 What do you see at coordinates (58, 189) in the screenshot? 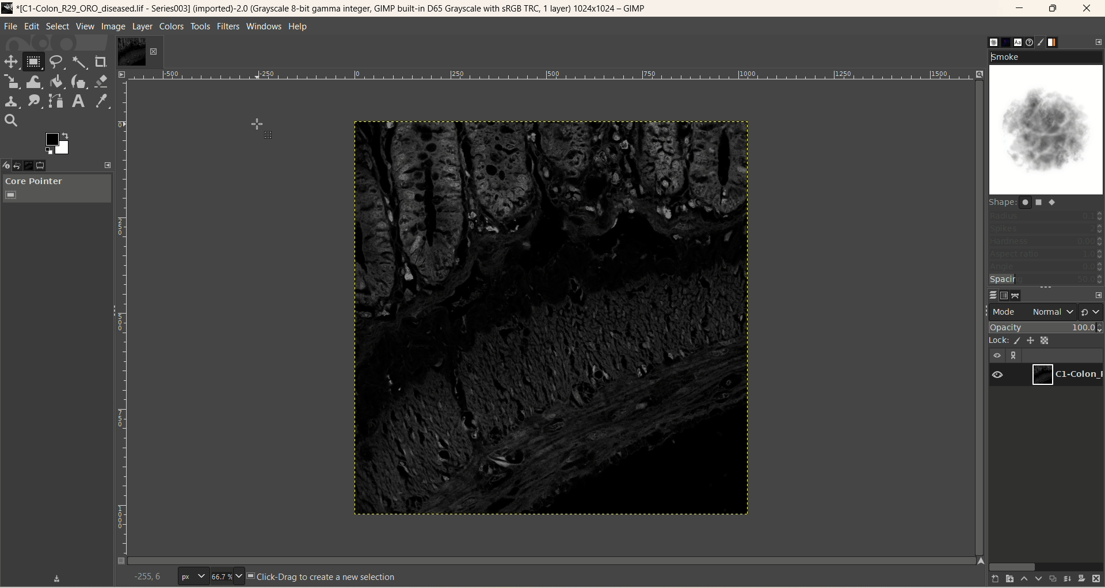
I see `core pointer` at bounding box center [58, 189].